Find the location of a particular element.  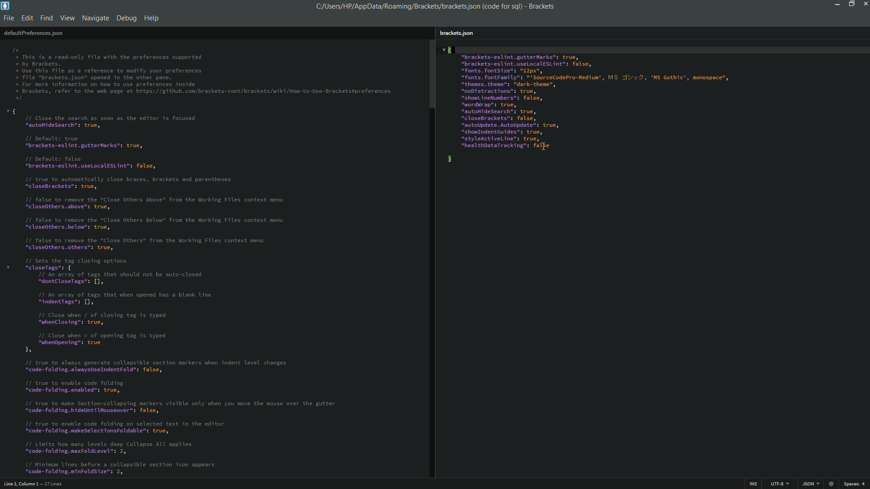

Close app is located at coordinates (865, 4).